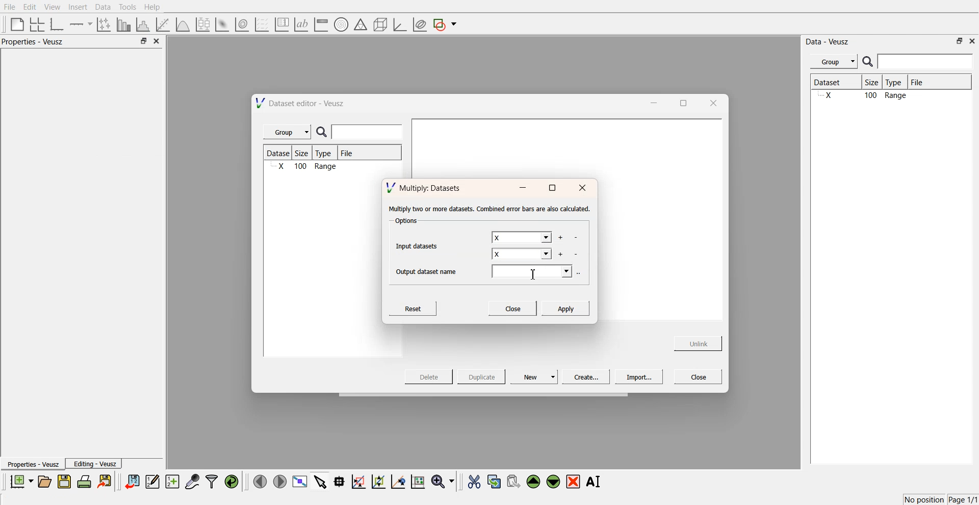  What do you see at coordinates (30, 7) in the screenshot?
I see `Edit` at bounding box center [30, 7].